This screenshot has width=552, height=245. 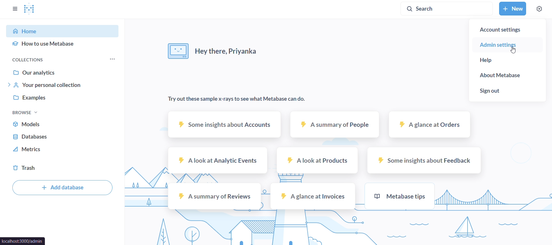 What do you see at coordinates (447, 9) in the screenshot?
I see `search` at bounding box center [447, 9].